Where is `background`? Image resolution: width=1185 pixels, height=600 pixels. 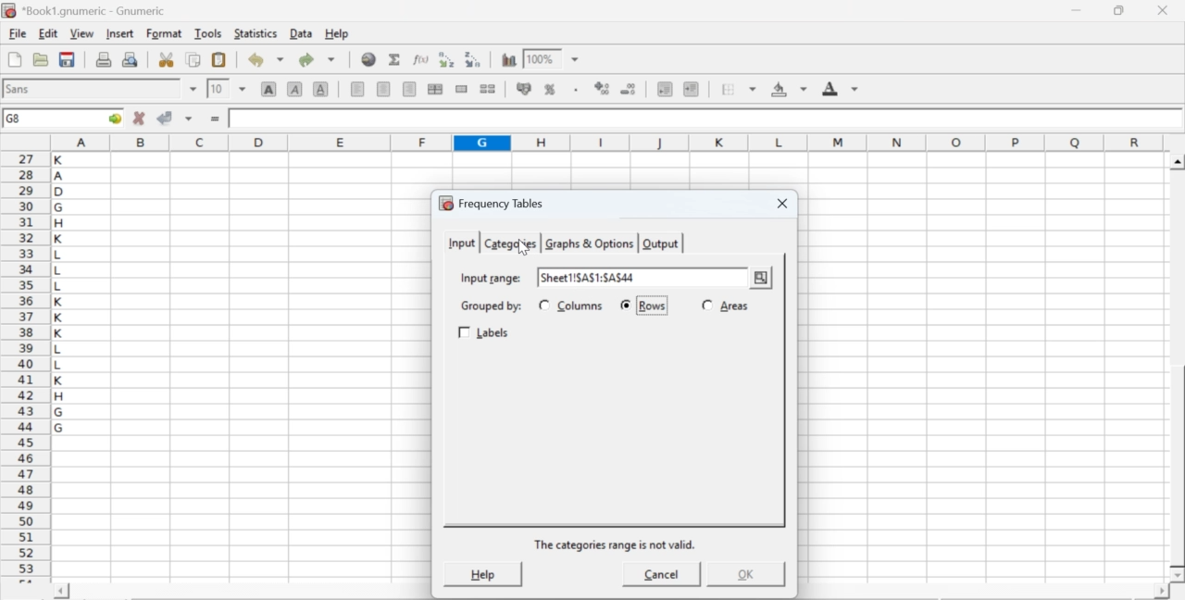
background is located at coordinates (791, 89).